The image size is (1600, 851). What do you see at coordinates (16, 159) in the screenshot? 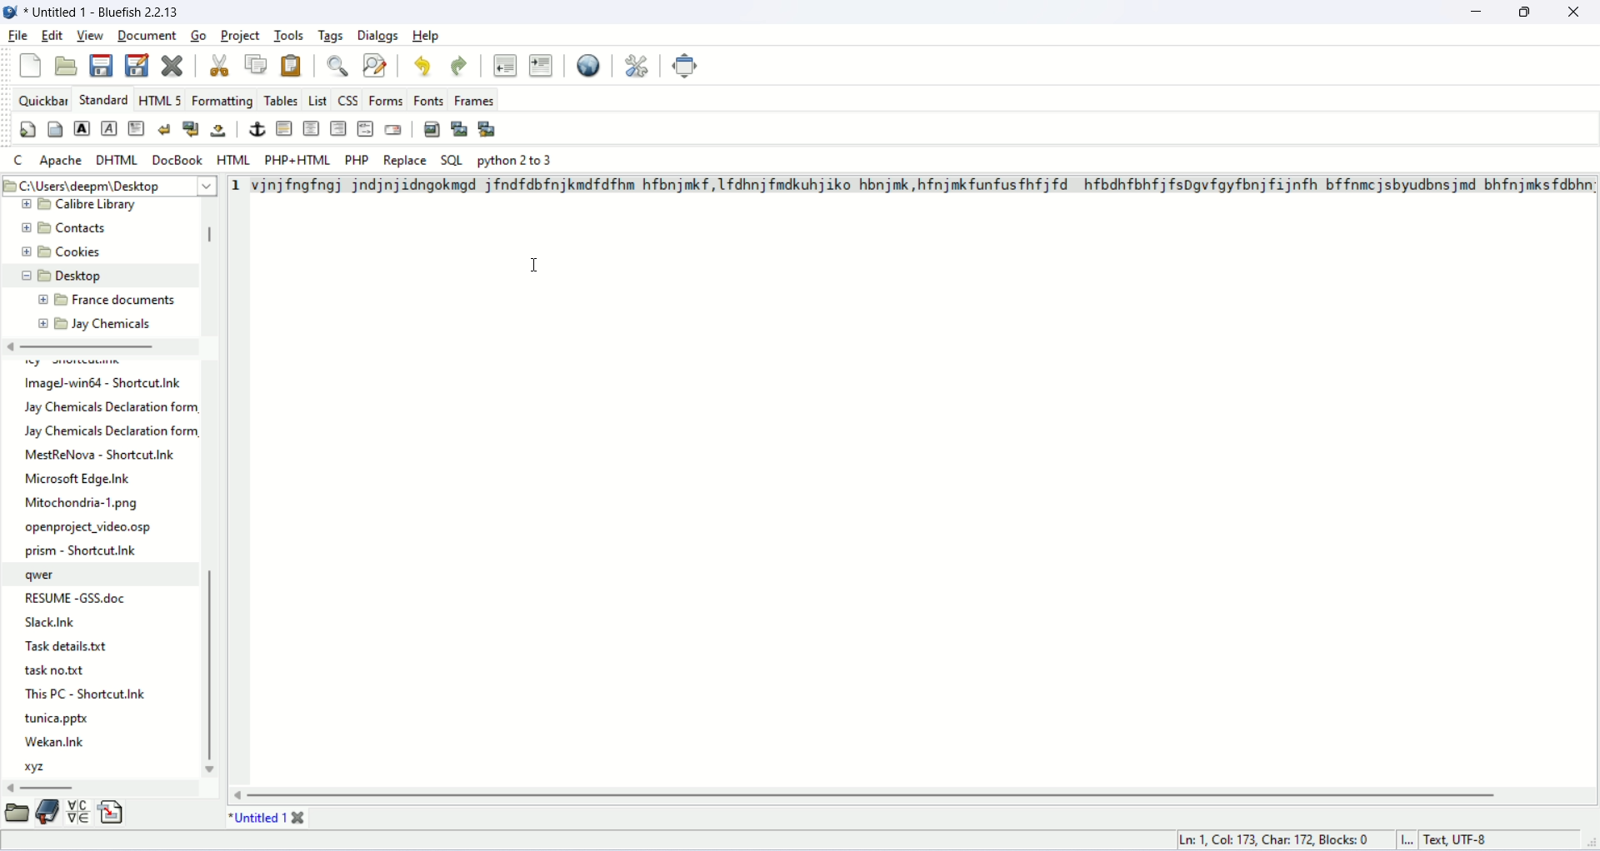
I see `C` at bounding box center [16, 159].